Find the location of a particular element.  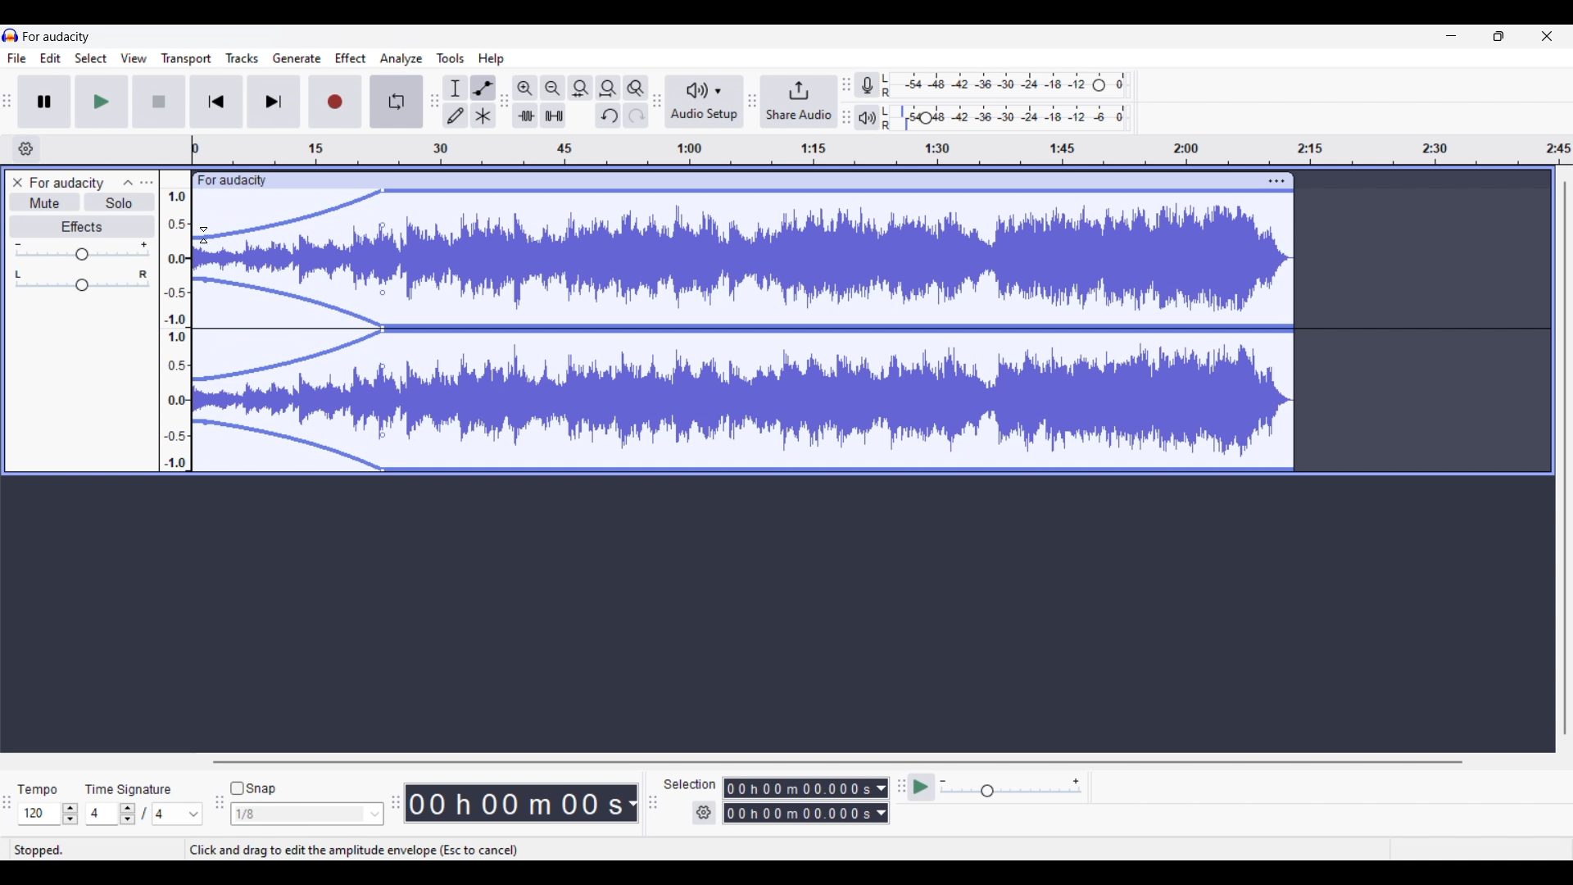

silence audio outside selection is located at coordinates (555, 116).